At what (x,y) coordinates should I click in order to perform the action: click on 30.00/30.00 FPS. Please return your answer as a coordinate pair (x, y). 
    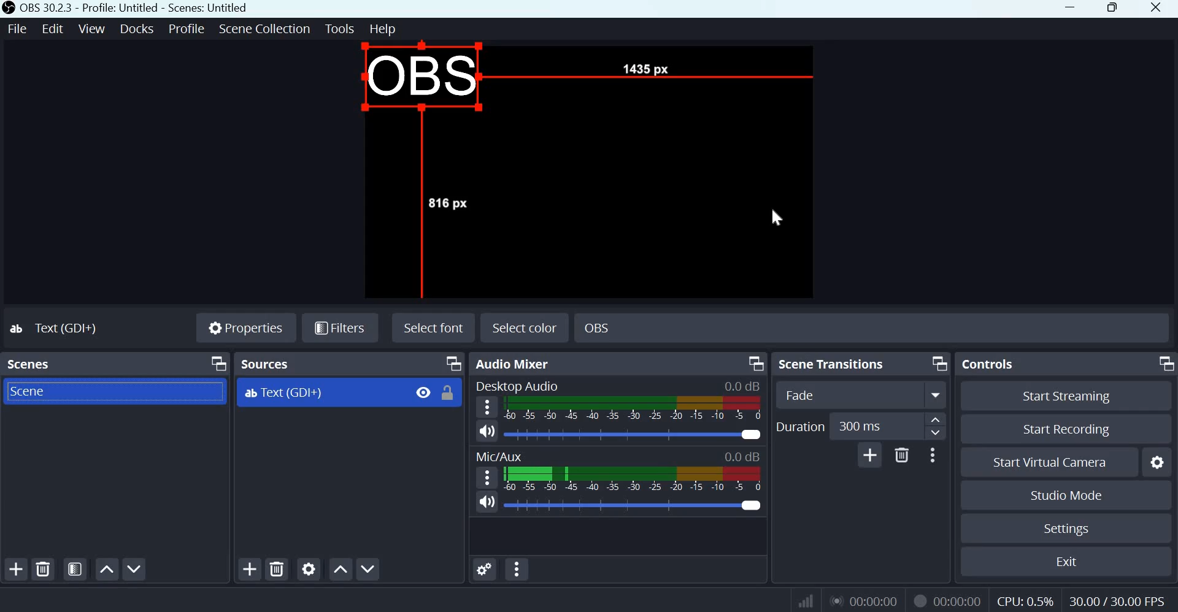
    Looking at the image, I should click on (1115, 600).